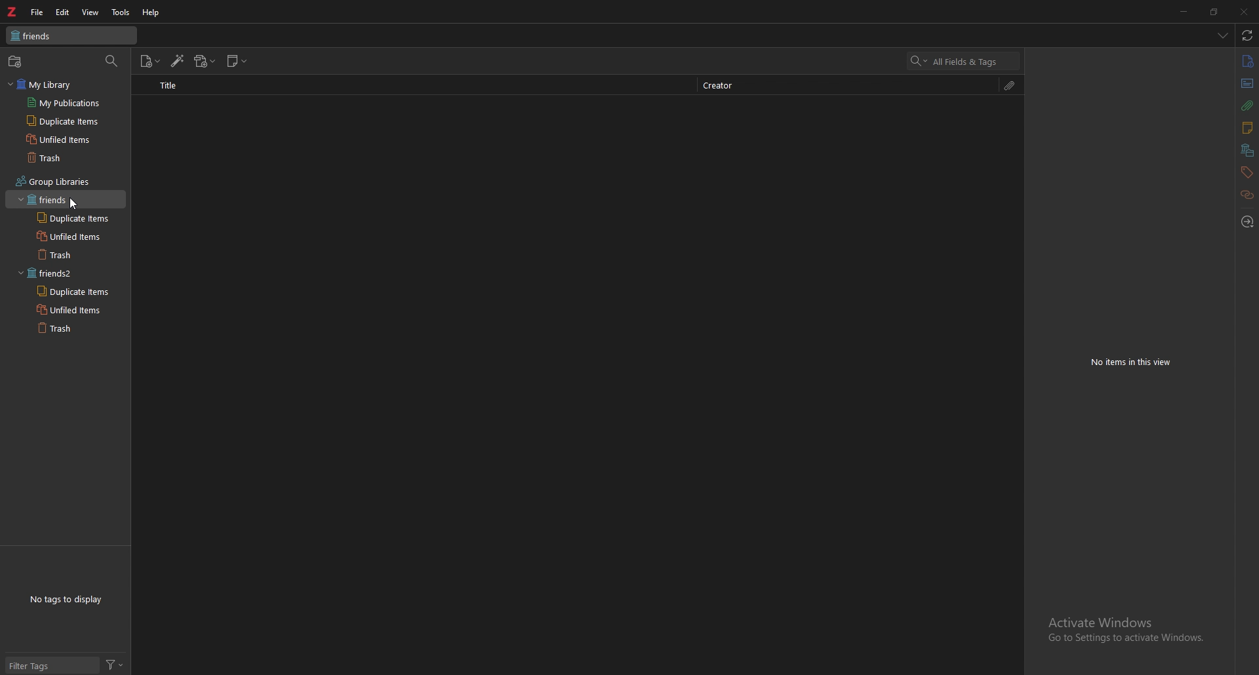  I want to click on help, so click(151, 12).